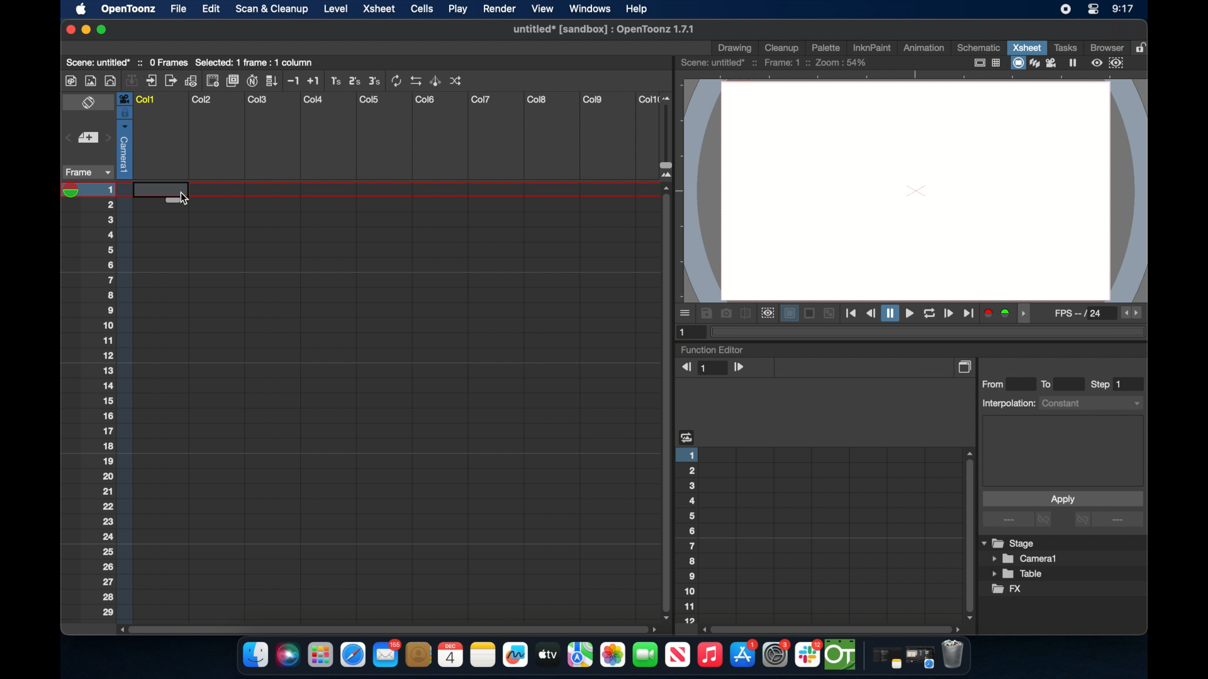  Describe the element at coordinates (671, 136) in the screenshot. I see `slider` at that location.